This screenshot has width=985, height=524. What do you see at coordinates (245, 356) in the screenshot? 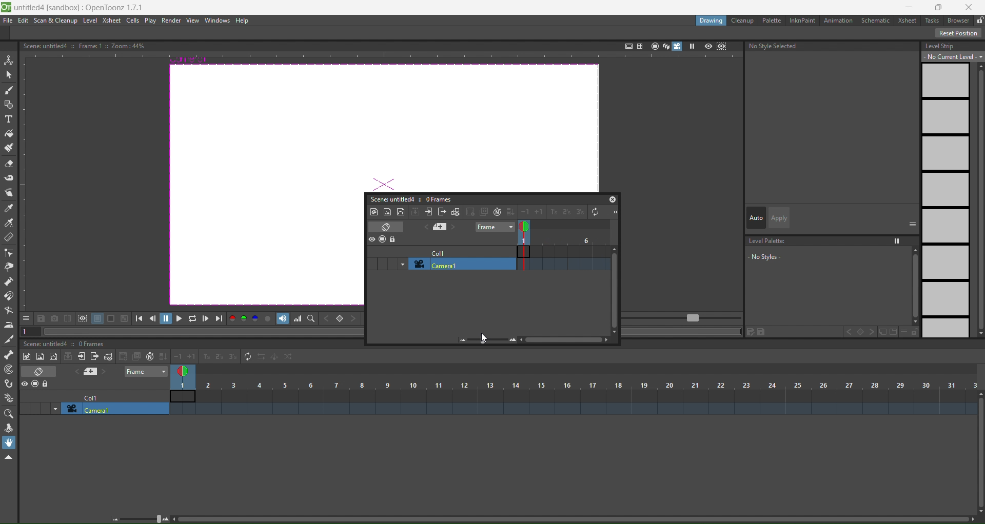
I see `repeat` at bounding box center [245, 356].